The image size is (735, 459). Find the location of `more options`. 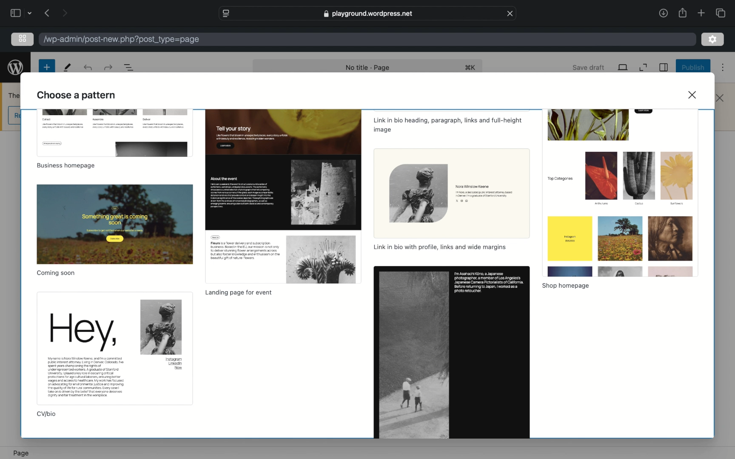

more options is located at coordinates (723, 68).